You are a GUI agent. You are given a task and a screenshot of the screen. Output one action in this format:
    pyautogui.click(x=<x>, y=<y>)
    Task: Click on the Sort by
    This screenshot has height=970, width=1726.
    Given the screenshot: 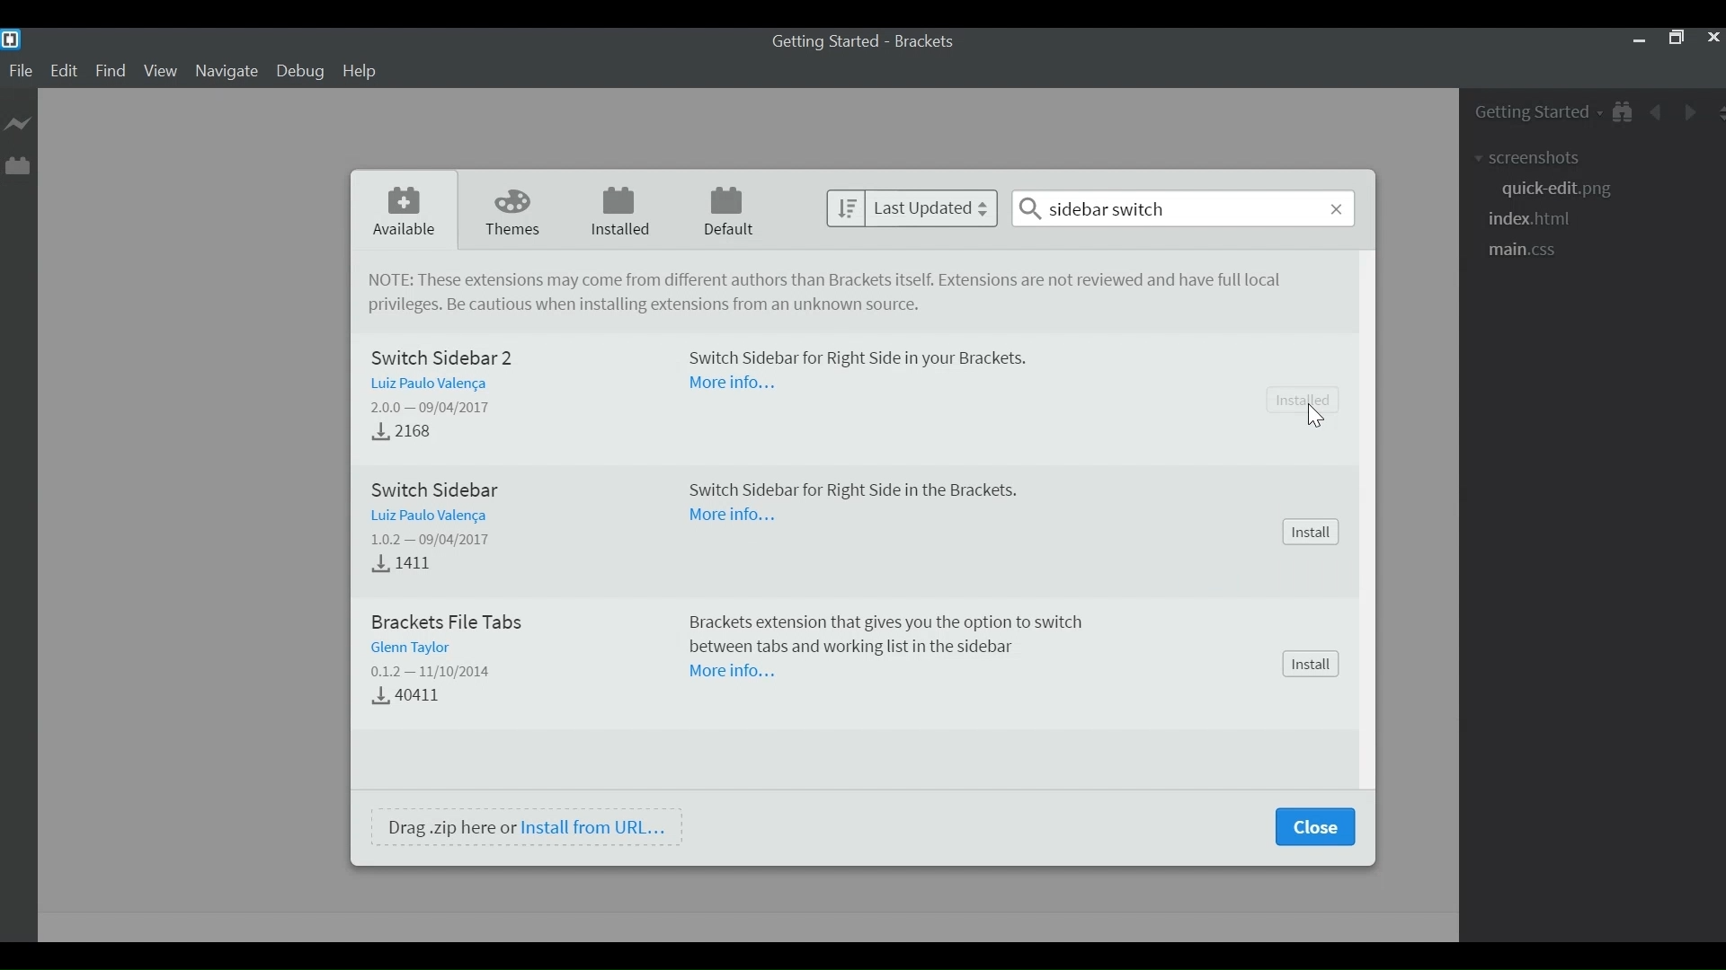 What is the action you would take?
    pyautogui.click(x=912, y=207)
    